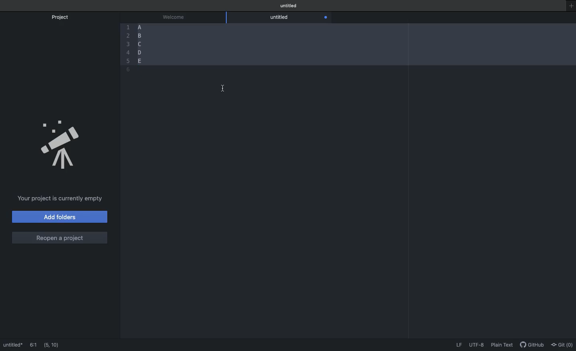  Describe the element at coordinates (459, 346) in the screenshot. I see `LF` at that location.